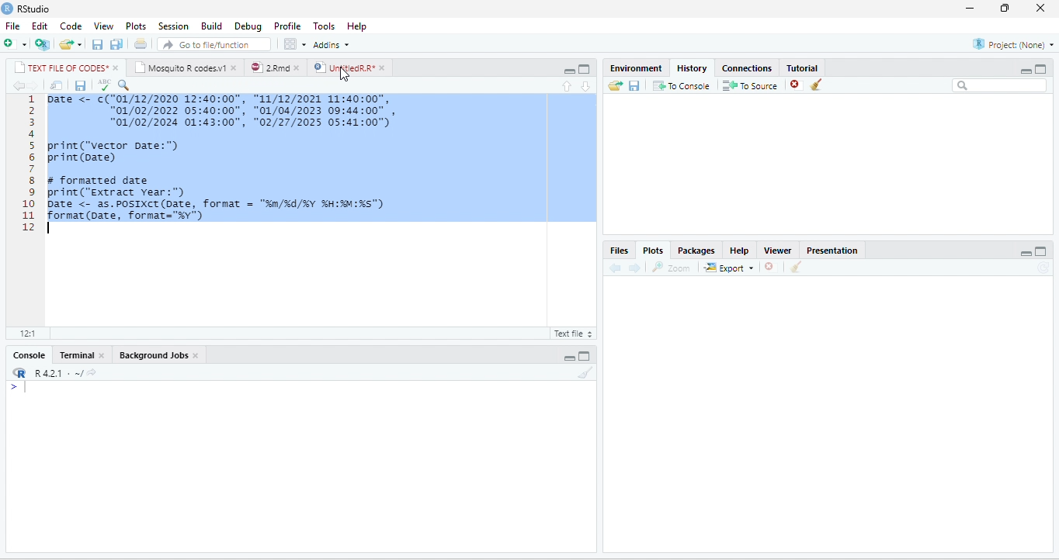 Image resolution: width=1059 pixels, height=560 pixels. I want to click on close file, so click(773, 267).